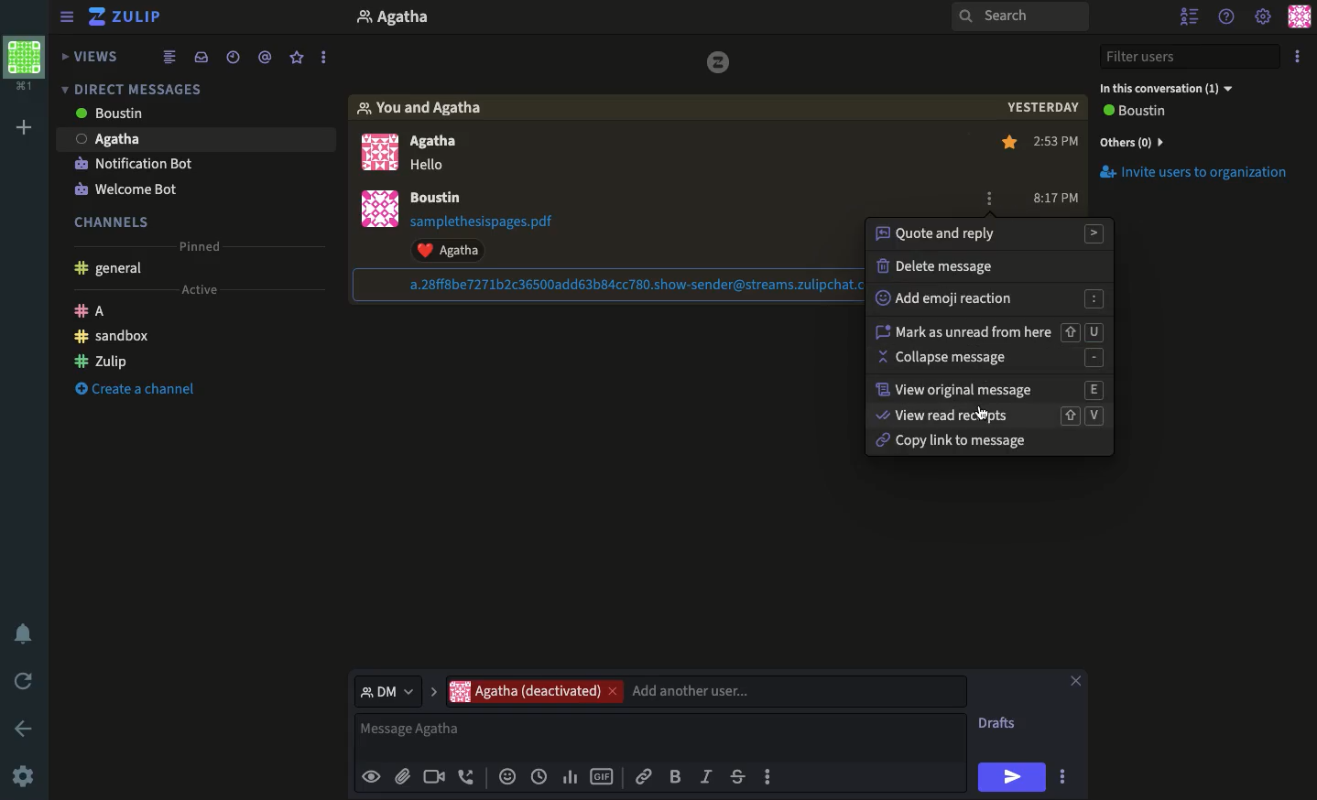  I want to click on user, so click(440, 199).